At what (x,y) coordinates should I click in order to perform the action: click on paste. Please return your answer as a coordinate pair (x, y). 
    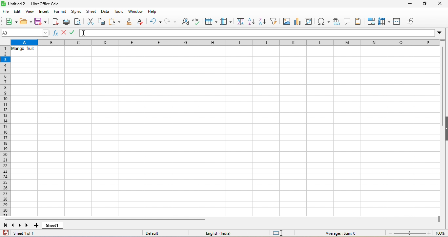
    Looking at the image, I should click on (115, 22).